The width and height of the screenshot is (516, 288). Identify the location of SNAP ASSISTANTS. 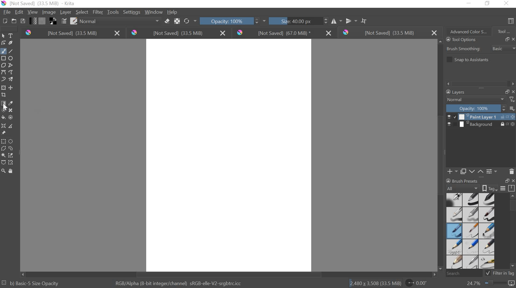
(469, 60).